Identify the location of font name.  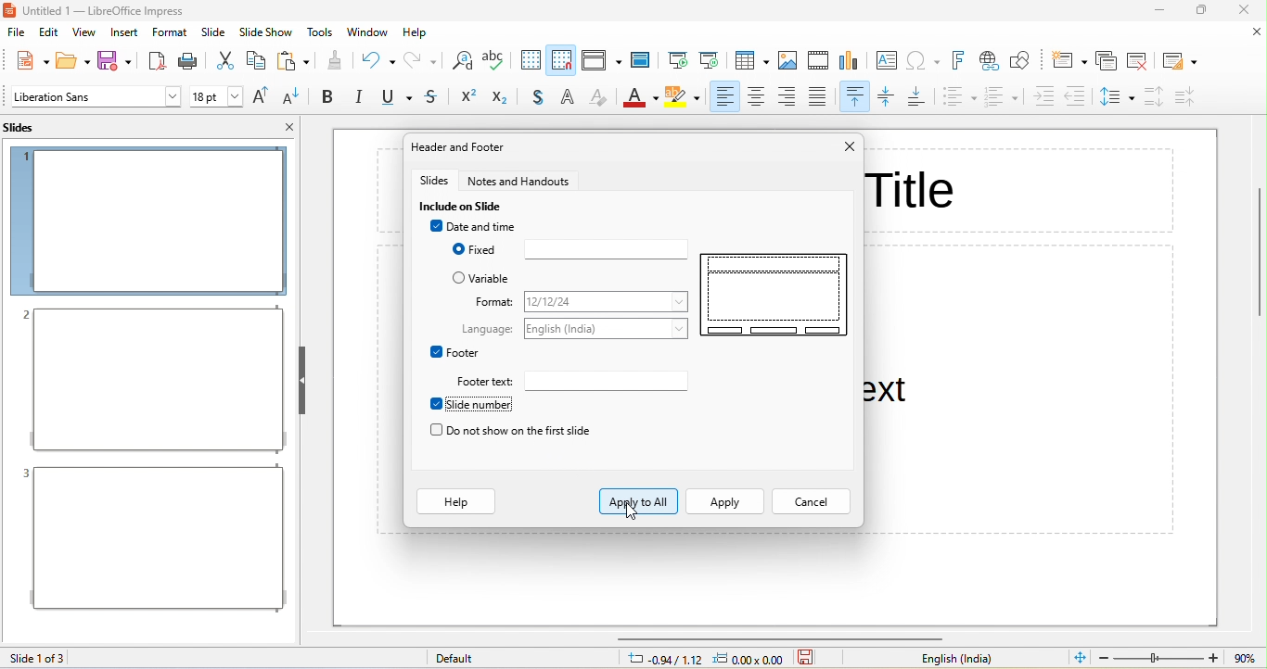
(96, 96).